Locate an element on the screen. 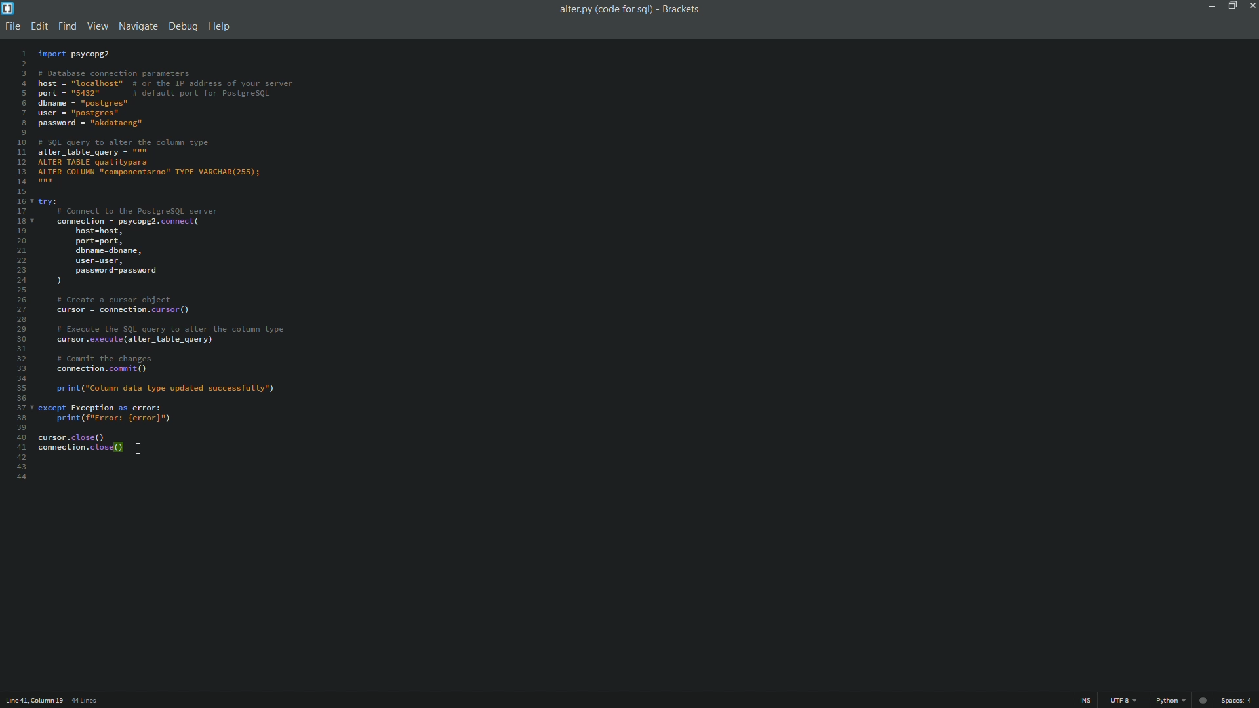 Image resolution: width=1259 pixels, height=708 pixels. cursor is located at coordinates (138, 448).